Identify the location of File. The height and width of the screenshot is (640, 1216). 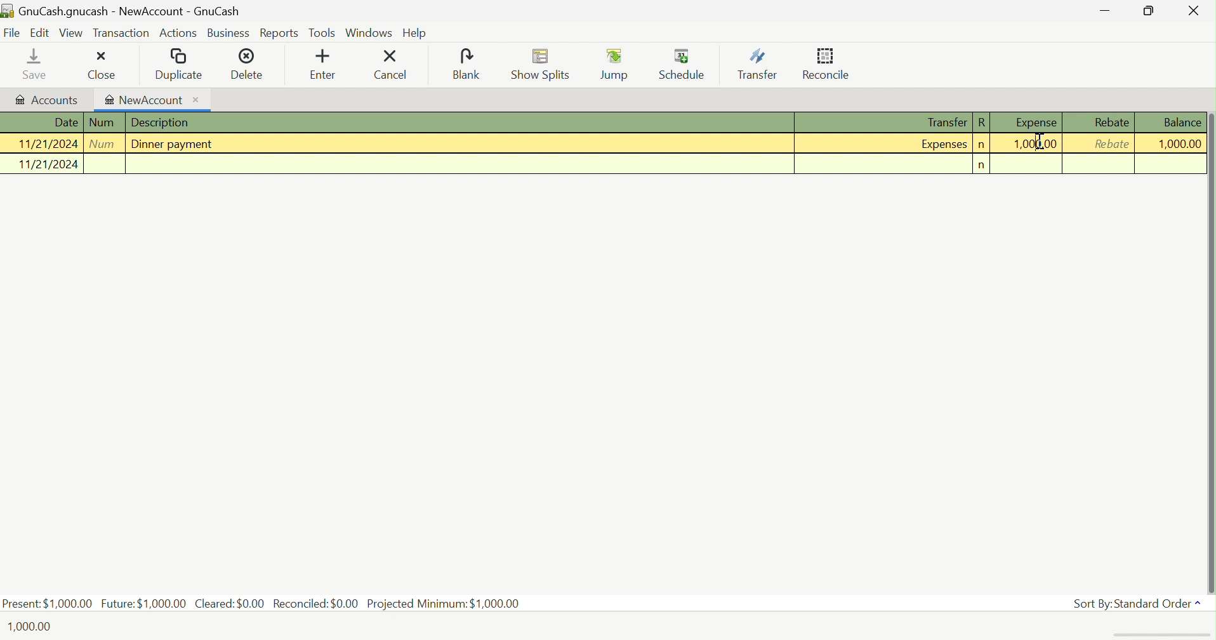
(12, 33).